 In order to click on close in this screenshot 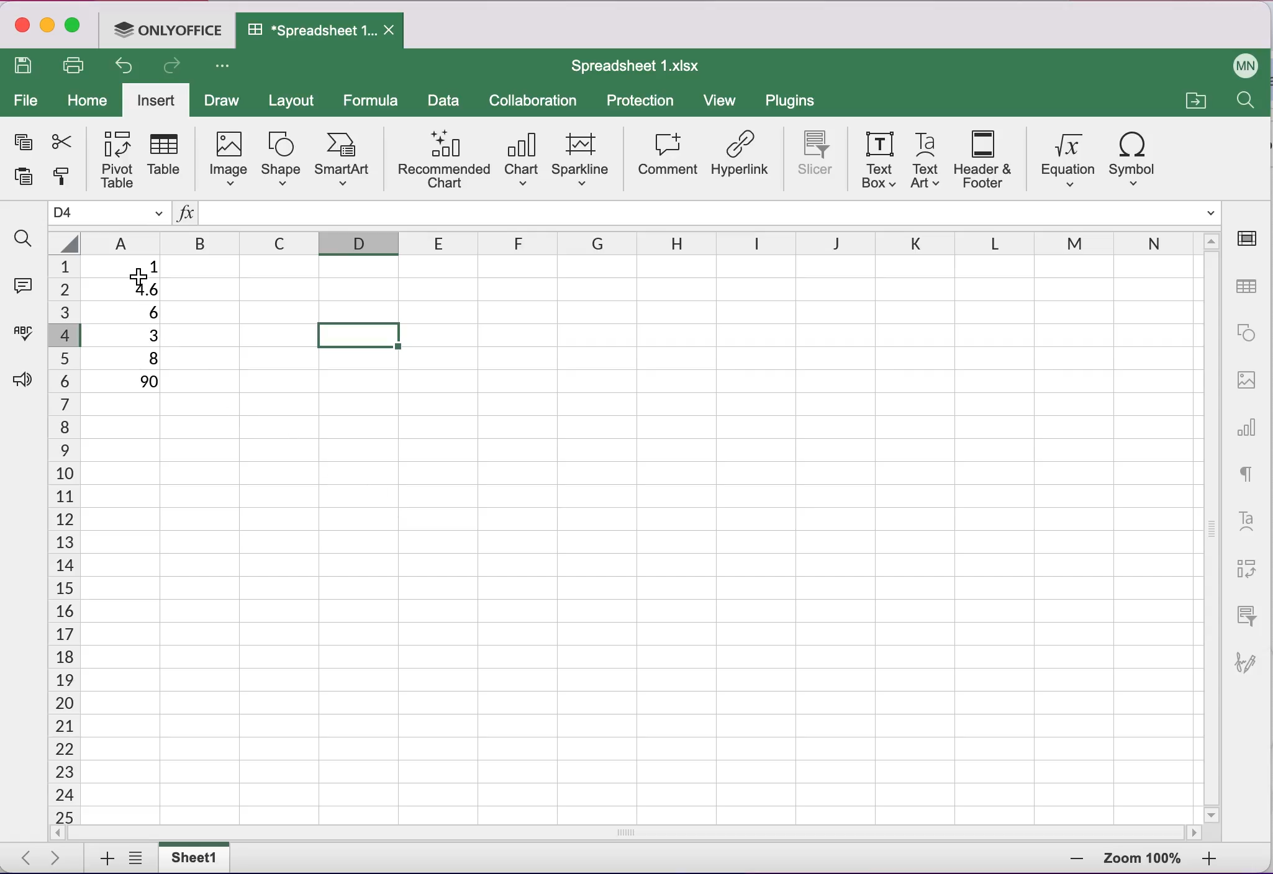, I will do `click(22, 30)`.